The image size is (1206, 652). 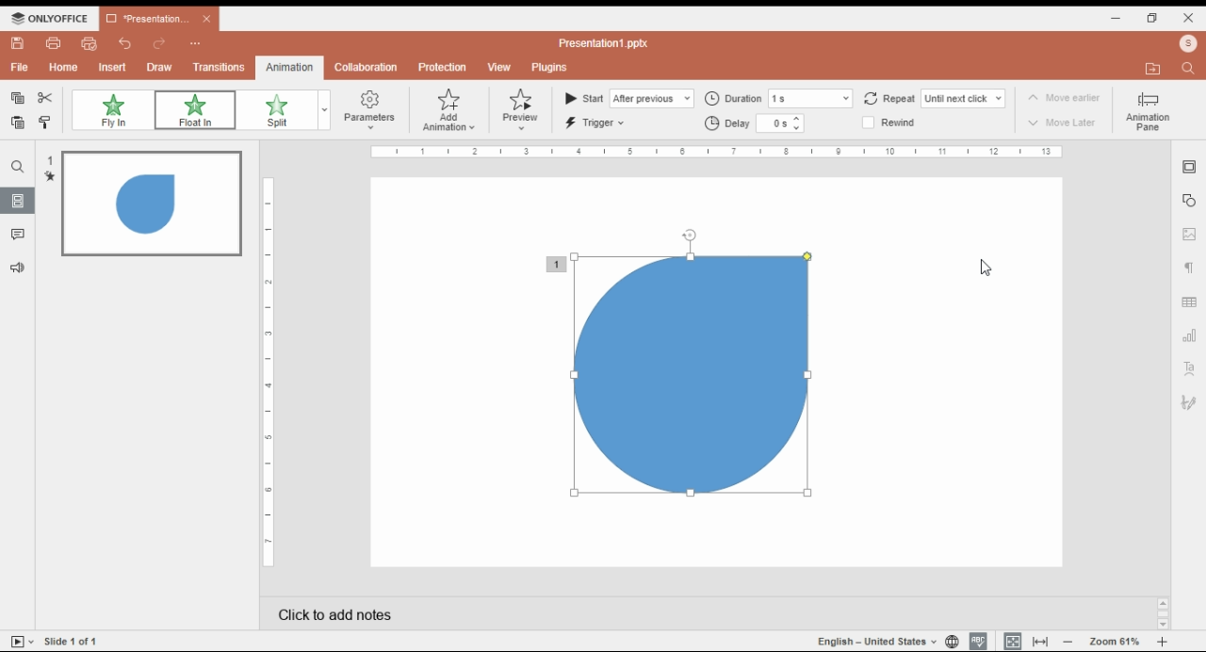 I want to click on start slide show, so click(x=23, y=641).